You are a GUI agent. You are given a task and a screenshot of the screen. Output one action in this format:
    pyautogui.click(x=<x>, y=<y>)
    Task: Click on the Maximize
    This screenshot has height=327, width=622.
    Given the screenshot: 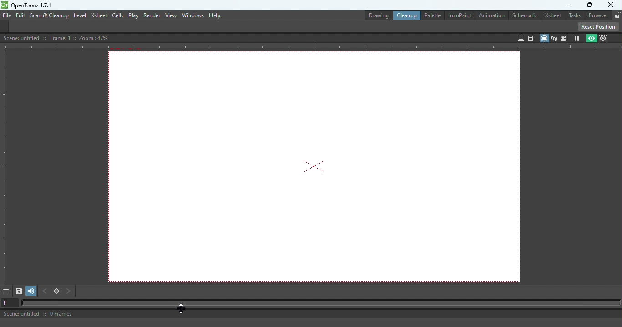 What is the action you would take?
    pyautogui.click(x=590, y=5)
    